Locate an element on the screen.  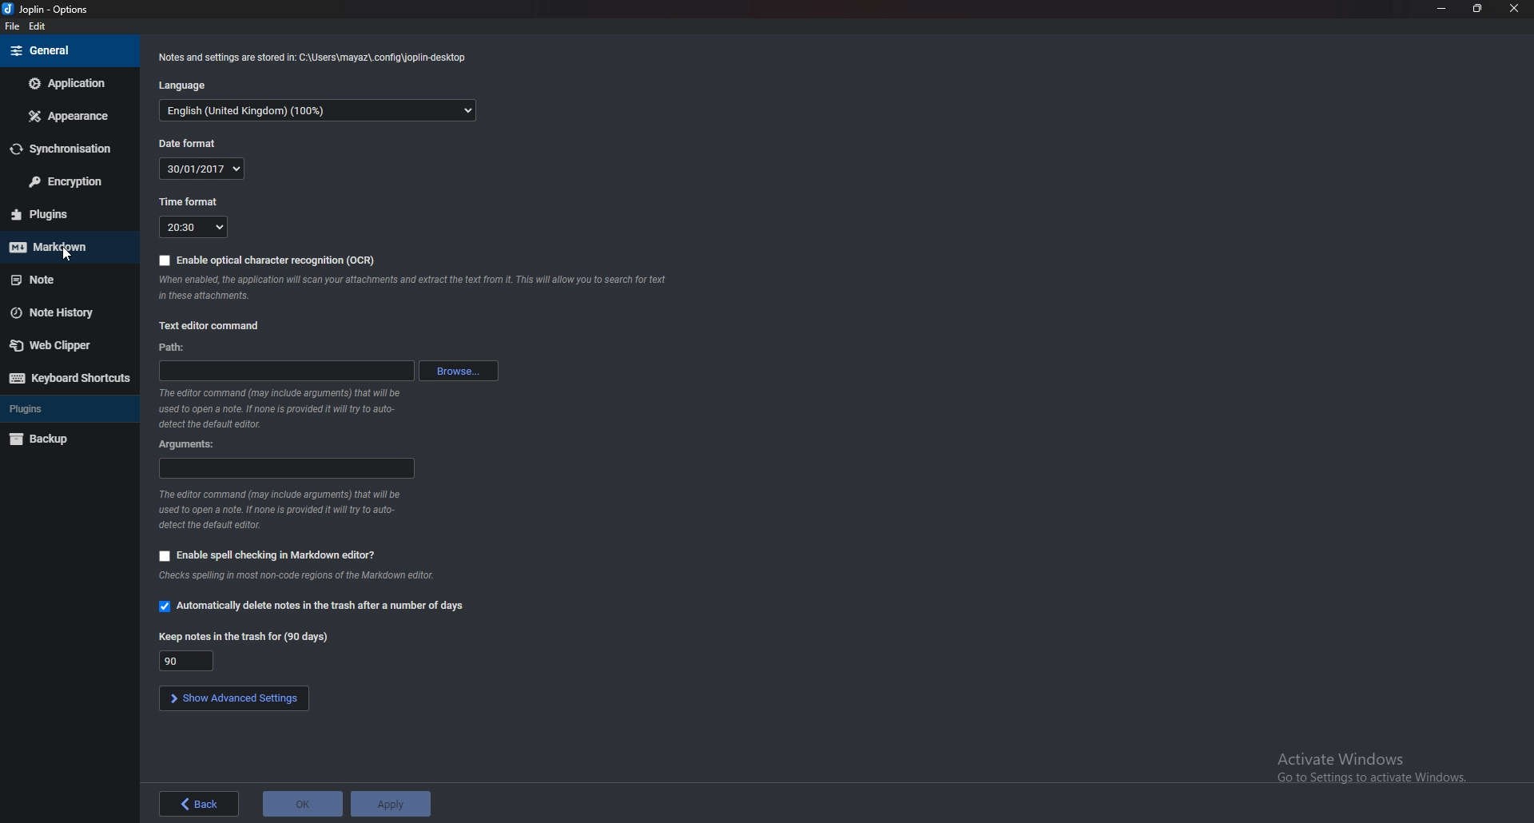
resize is located at coordinates (1476, 8).